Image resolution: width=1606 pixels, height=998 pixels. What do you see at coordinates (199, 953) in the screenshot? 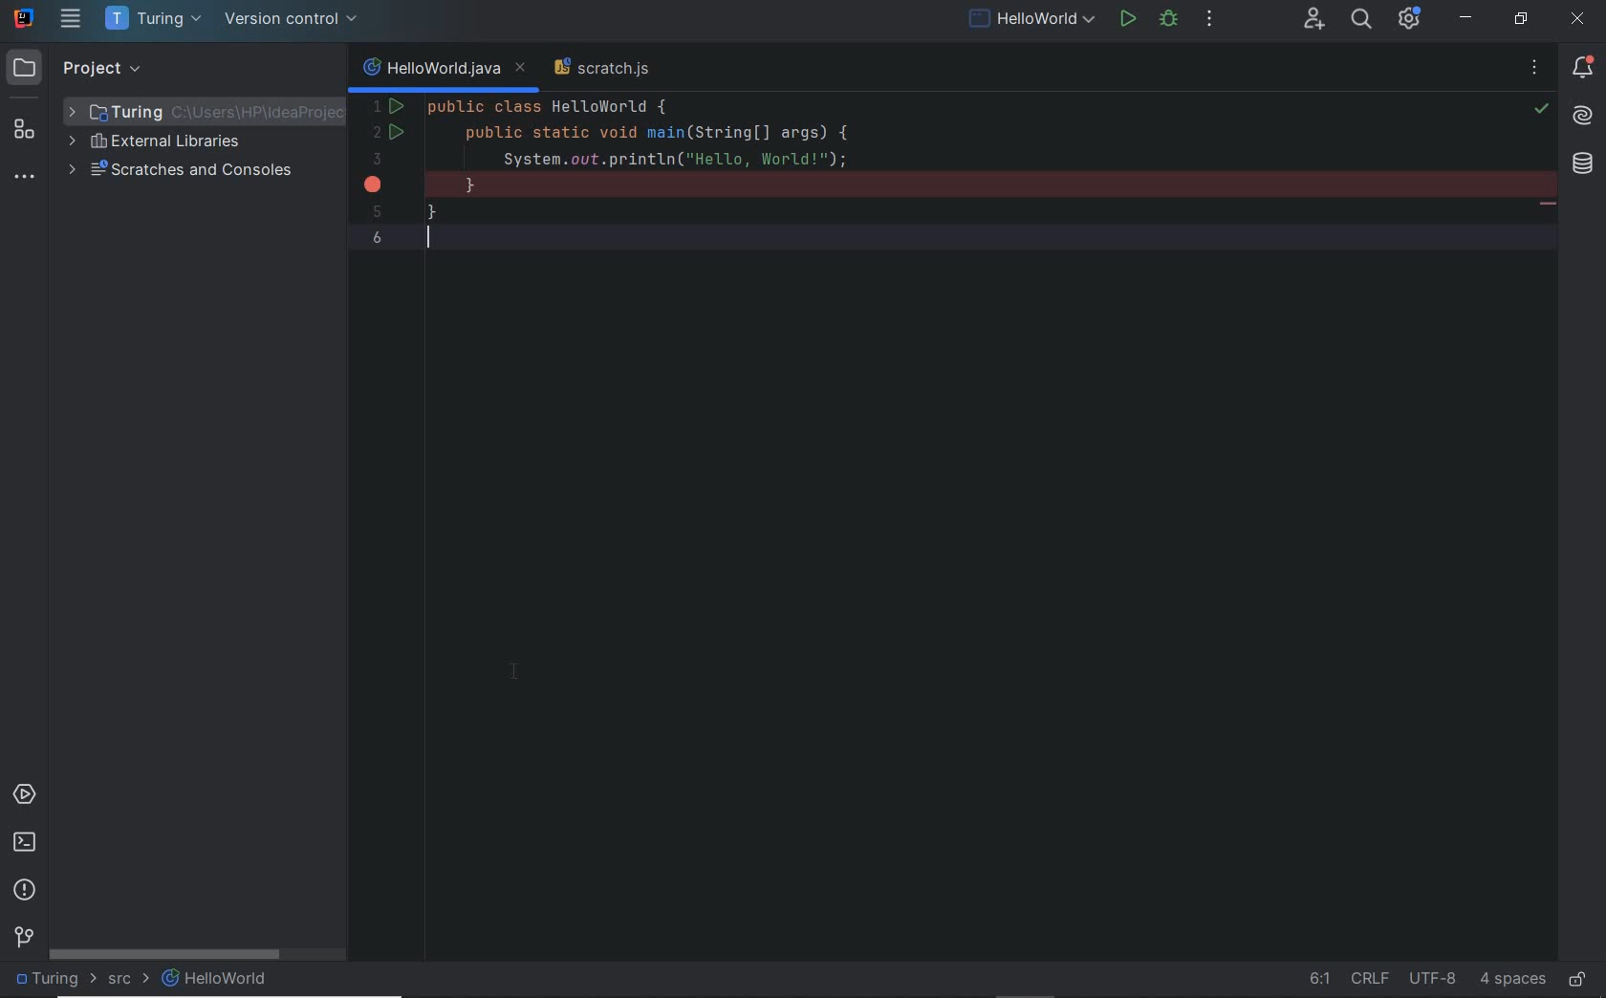
I see `scroll bar` at bounding box center [199, 953].